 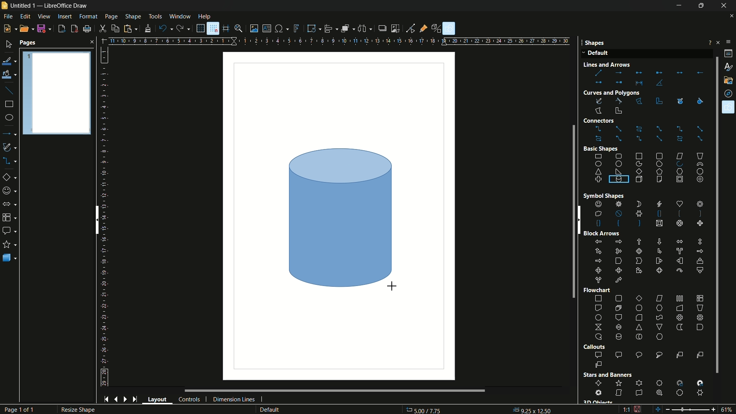 I want to click on pages, so click(x=28, y=43).